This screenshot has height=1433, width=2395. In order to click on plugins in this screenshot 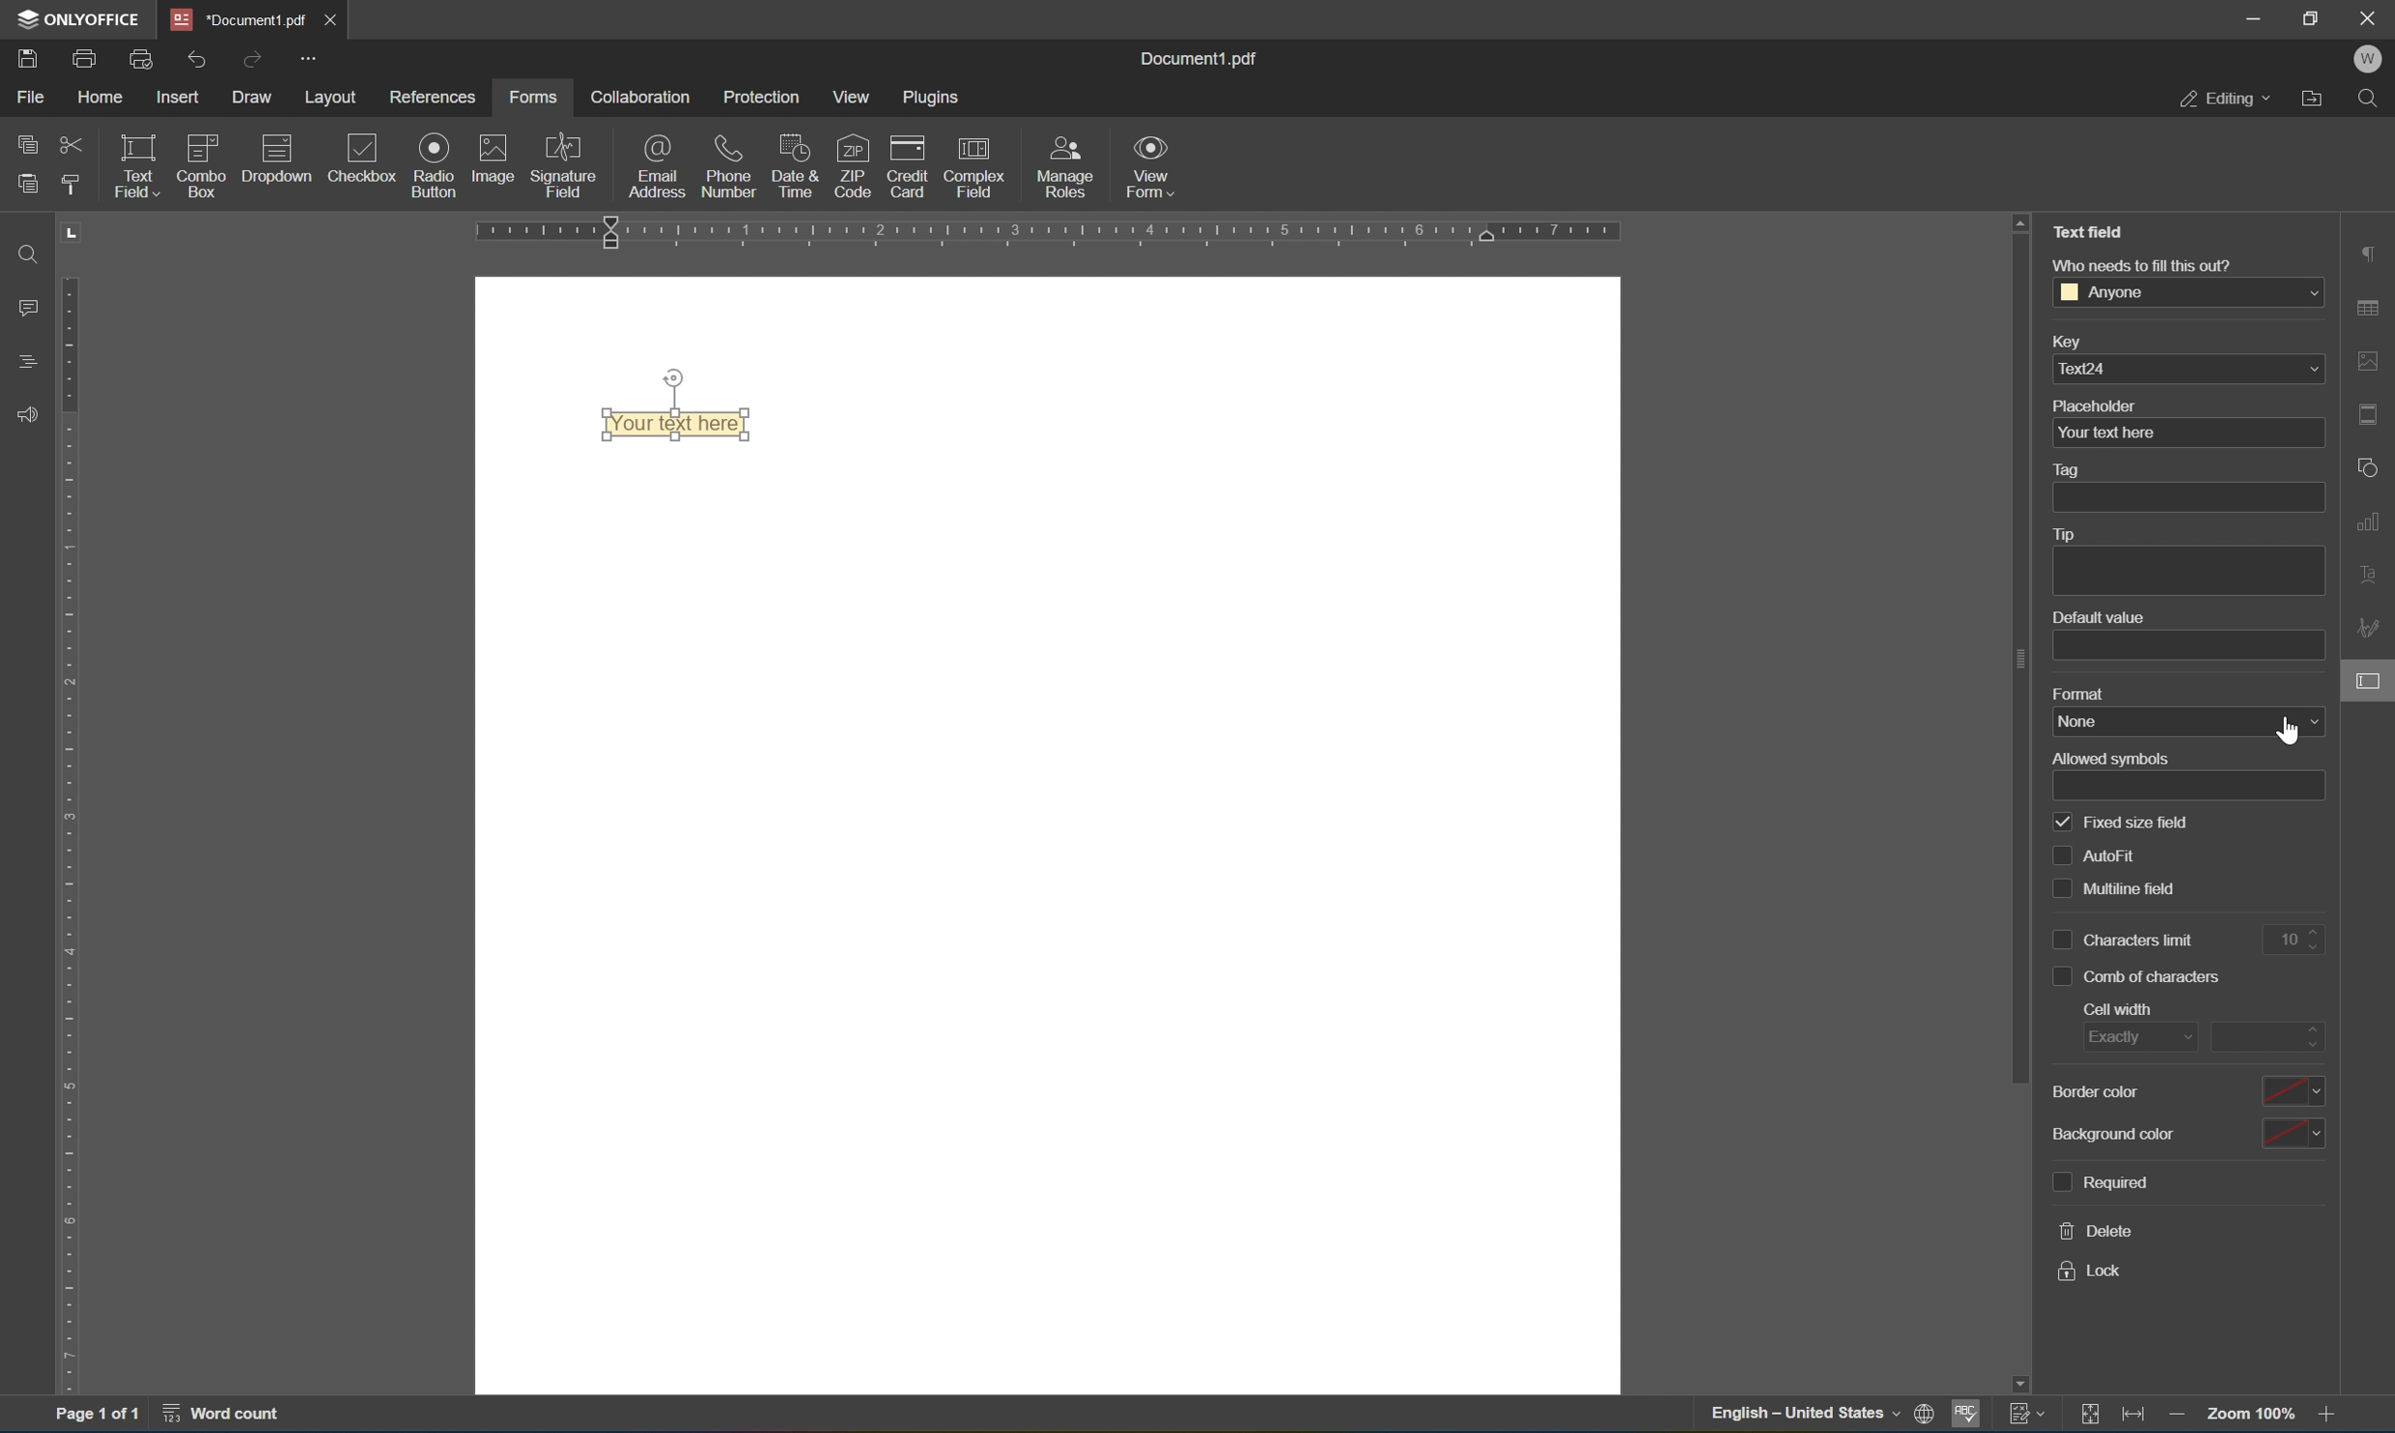, I will do `click(934, 98)`.